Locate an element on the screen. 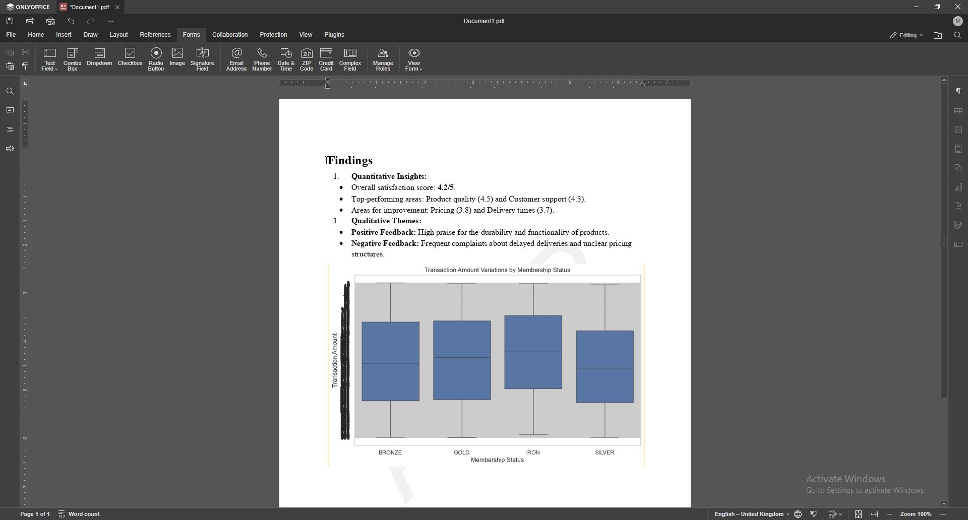  1. Qualitative Themes: is located at coordinates (381, 221).